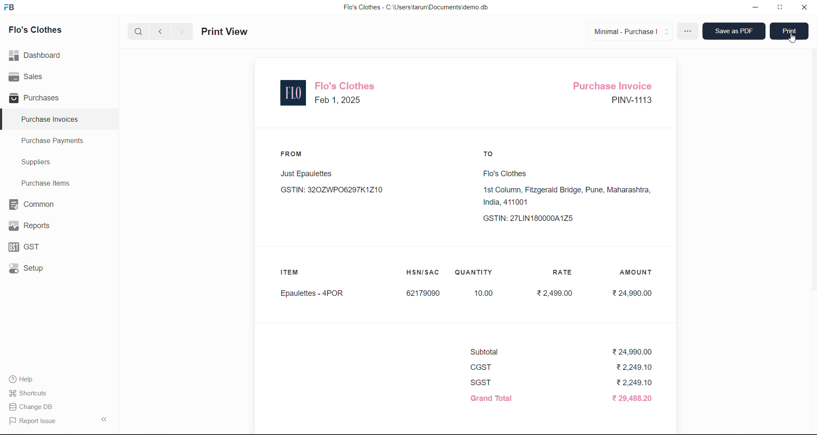 This screenshot has width=817, height=435. I want to click on TO, so click(492, 156).